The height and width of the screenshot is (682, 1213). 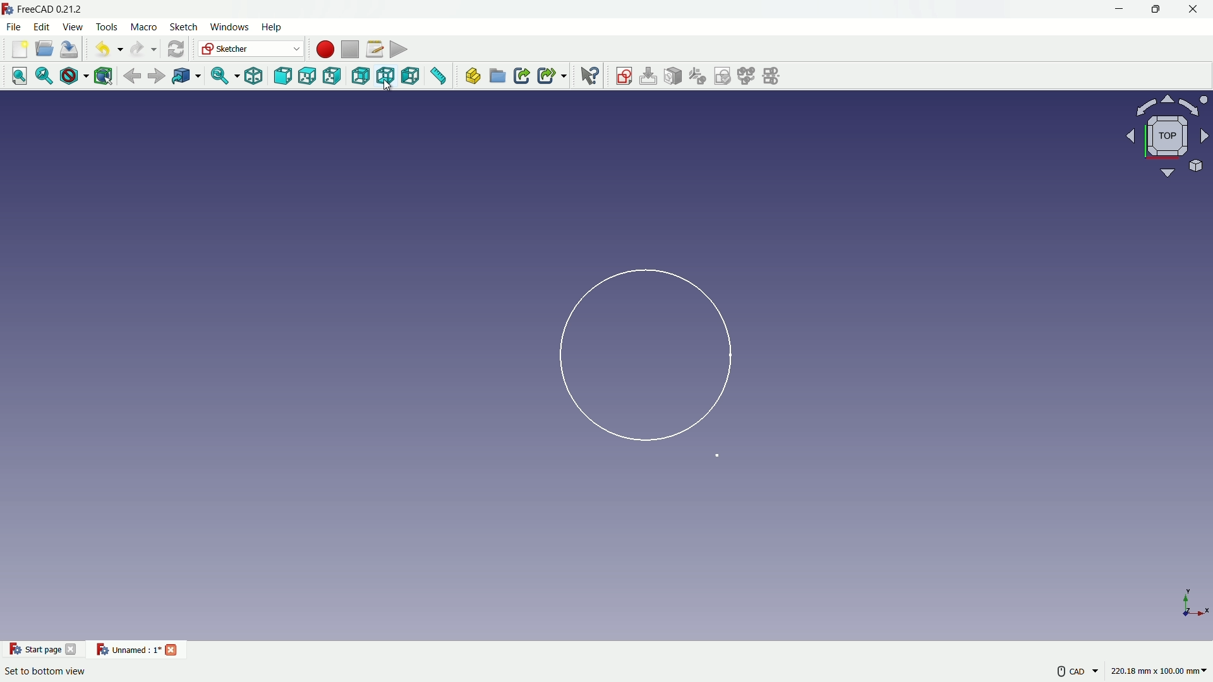 I want to click on front view, so click(x=308, y=77).